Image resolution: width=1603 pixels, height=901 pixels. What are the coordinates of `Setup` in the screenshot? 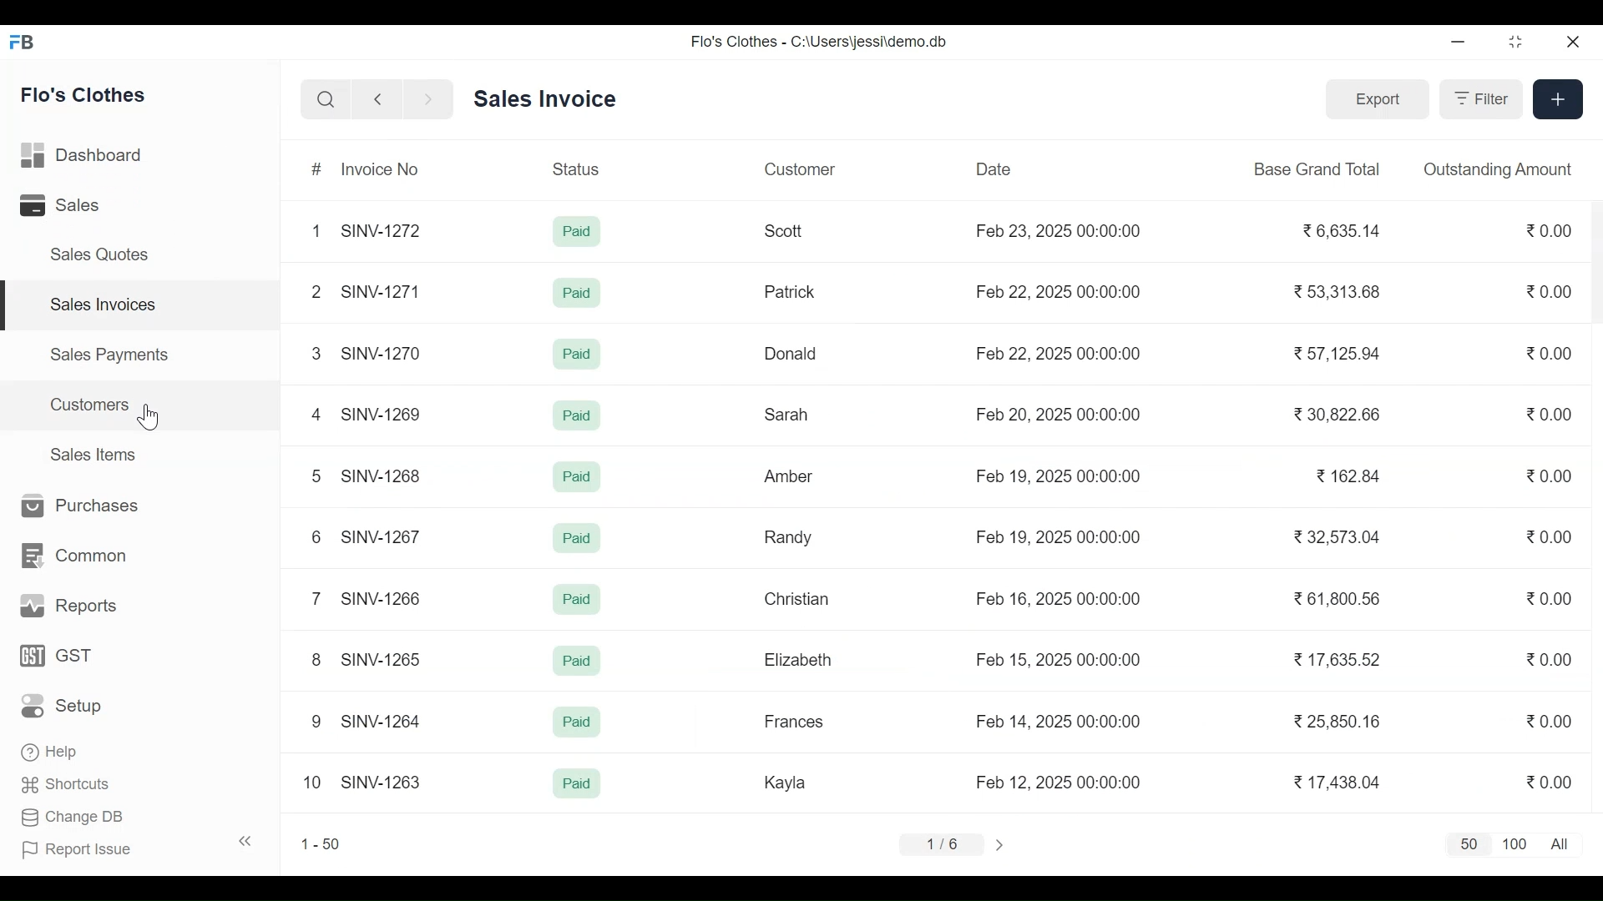 It's located at (66, 705).